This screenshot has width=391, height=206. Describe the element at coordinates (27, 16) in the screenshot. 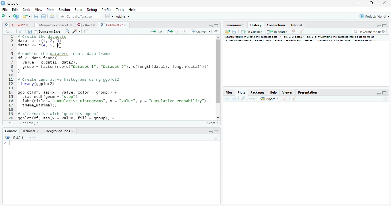

I see `Create a new file` at that location.